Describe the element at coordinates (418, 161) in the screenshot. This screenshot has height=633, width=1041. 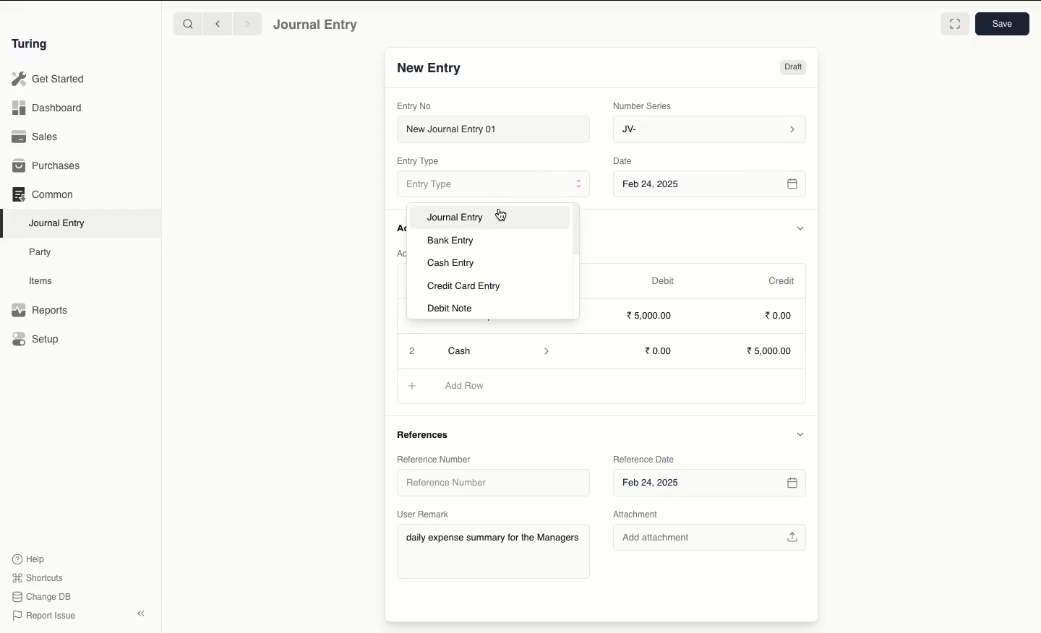
I see `Entry Type` at that location.